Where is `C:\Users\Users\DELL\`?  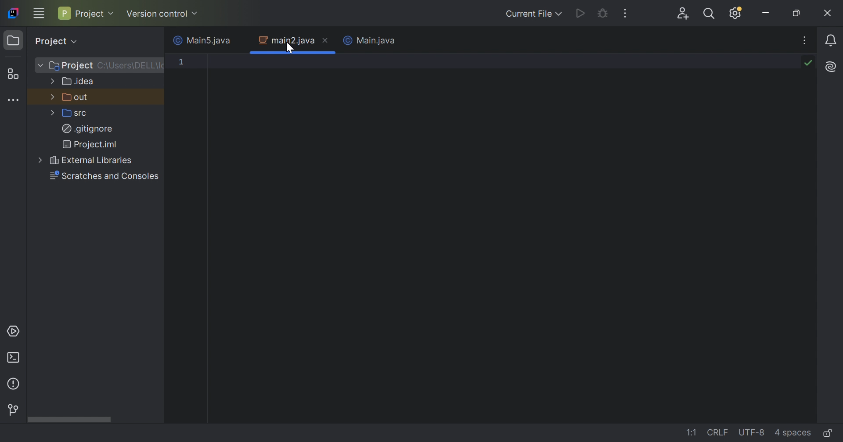
C:\Users\Users\DELL\ is located at coordinates (129, 66).